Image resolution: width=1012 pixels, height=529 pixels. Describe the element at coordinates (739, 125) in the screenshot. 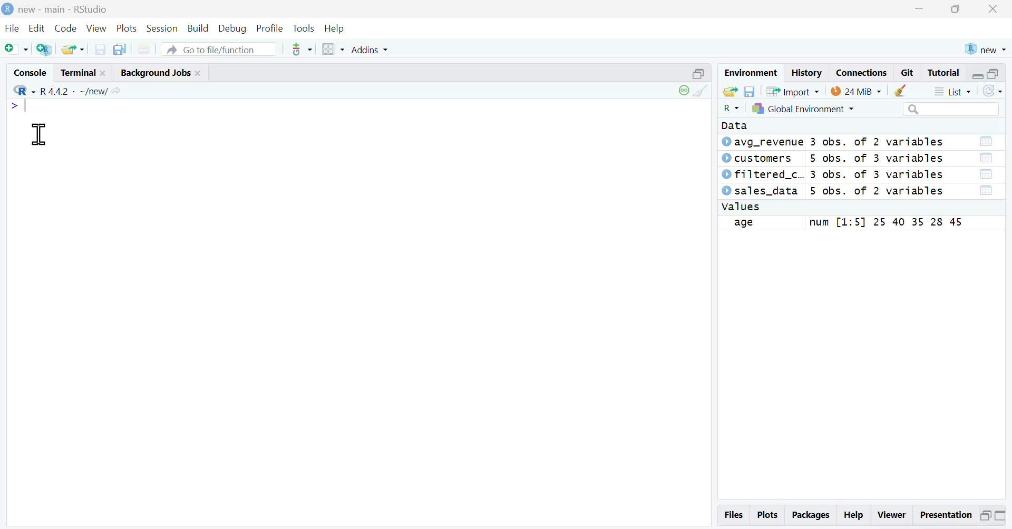

I see `Data` at that location.